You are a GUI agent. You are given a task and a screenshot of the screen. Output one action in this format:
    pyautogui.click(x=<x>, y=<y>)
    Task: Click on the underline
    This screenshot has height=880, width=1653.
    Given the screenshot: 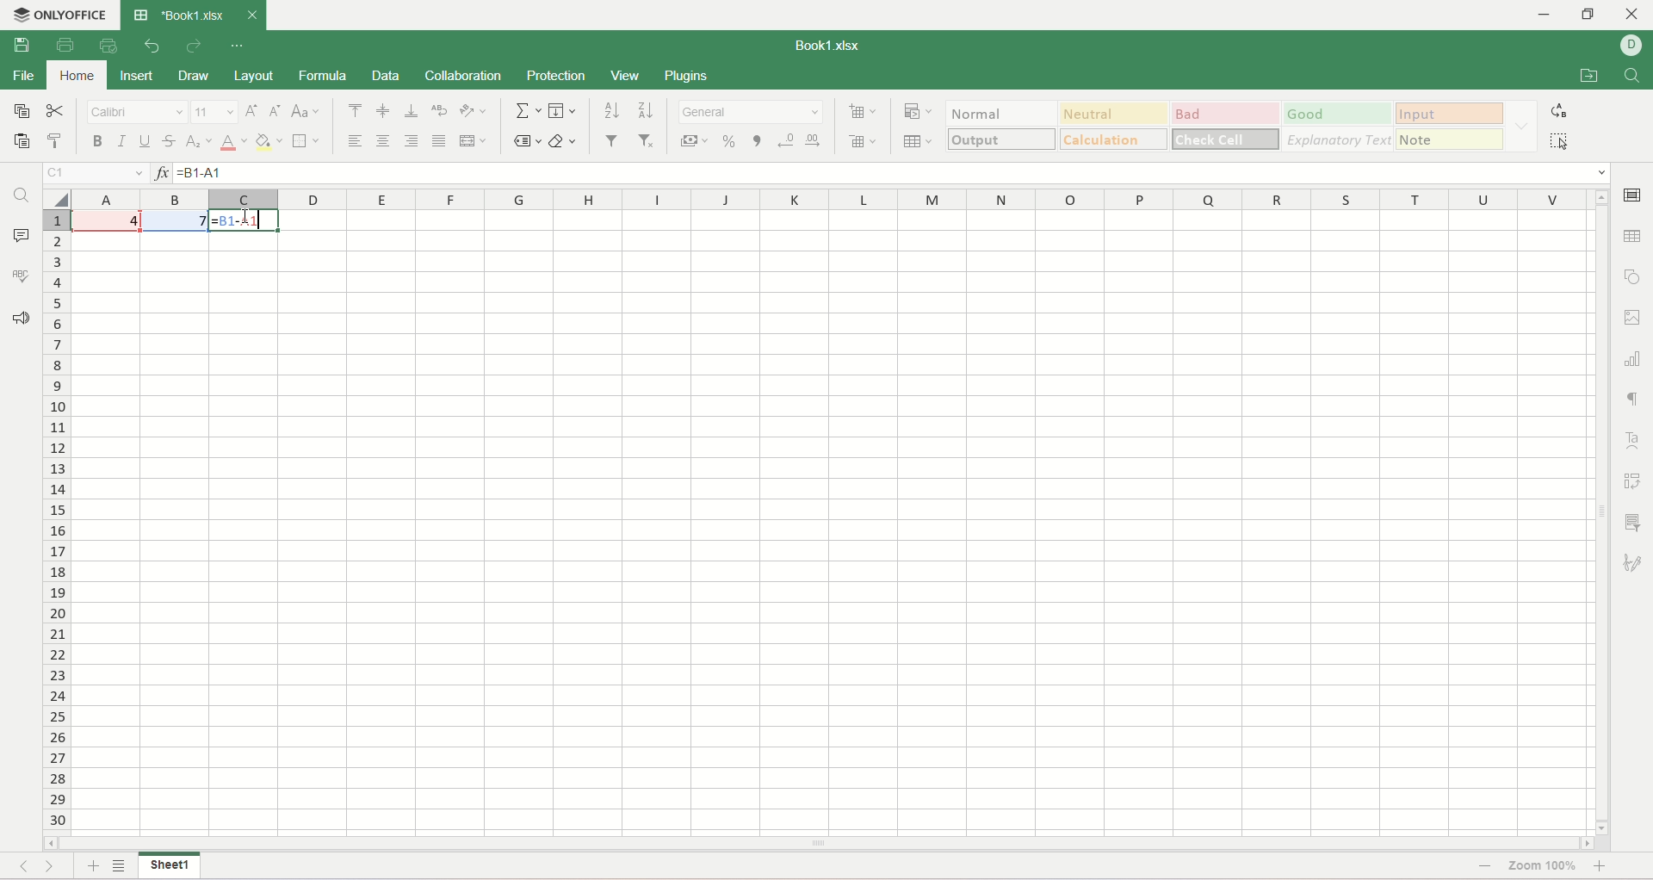 What is the action you would take?
    pyautogui.click(x=145, y=141)
    